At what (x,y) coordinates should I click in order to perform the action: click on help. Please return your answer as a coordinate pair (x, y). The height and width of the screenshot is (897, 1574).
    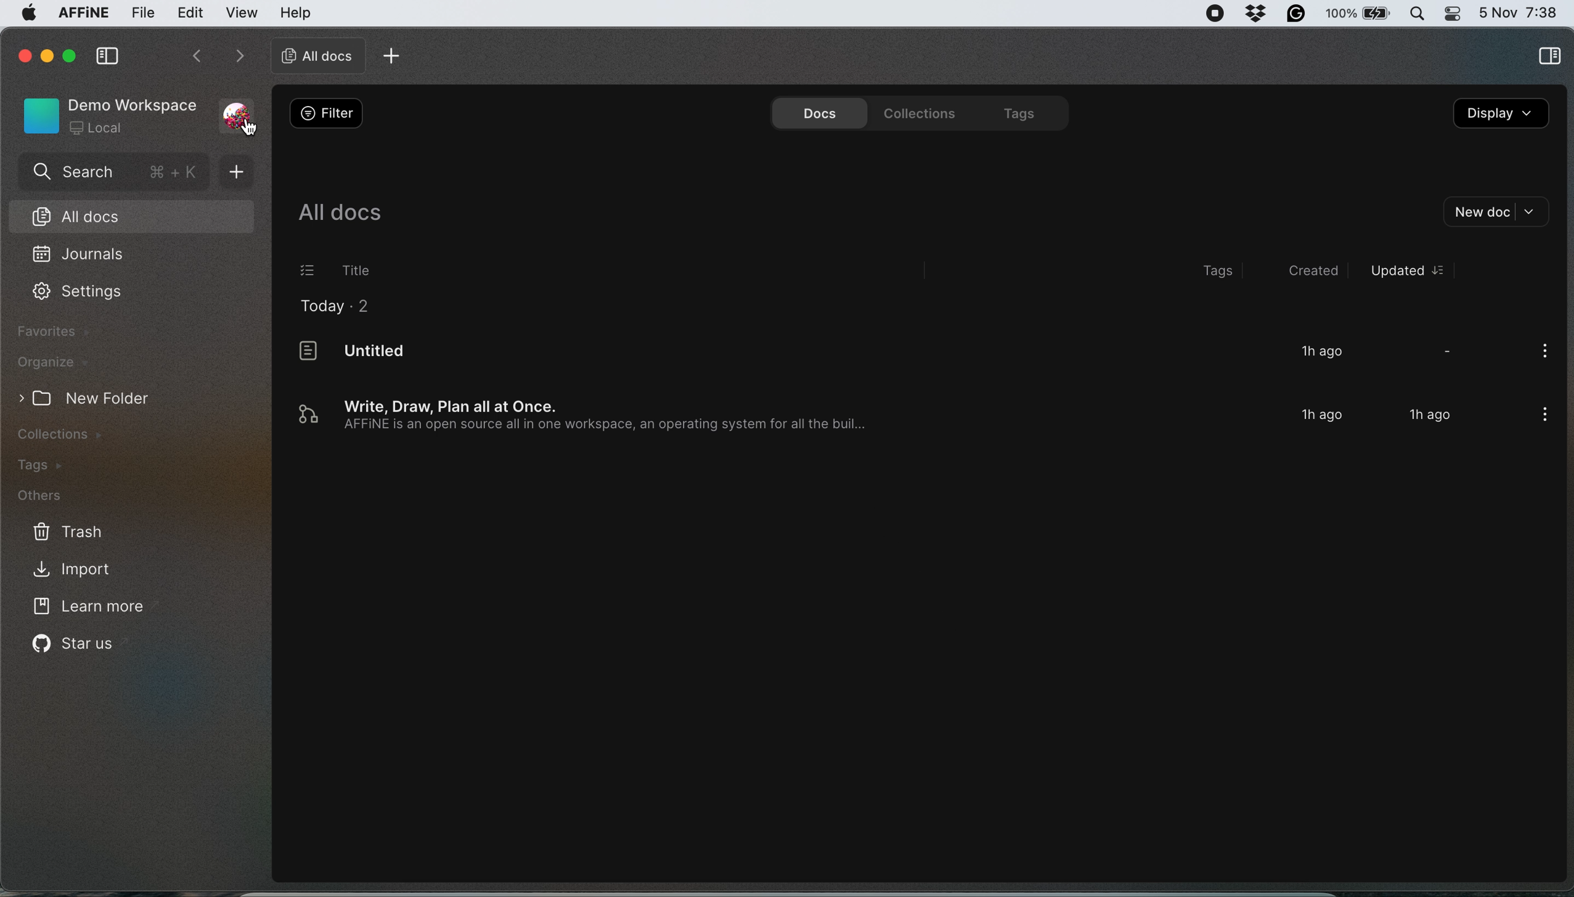
    Looking at the image, I should click on (296, 12).